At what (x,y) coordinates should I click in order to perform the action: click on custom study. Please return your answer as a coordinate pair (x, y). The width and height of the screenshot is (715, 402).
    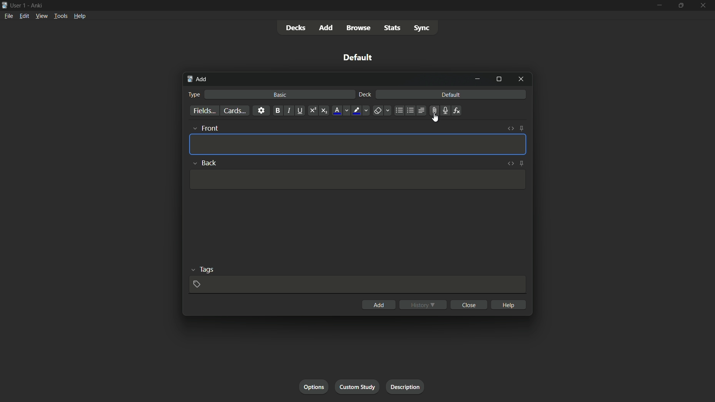
    Looking at the image, I should click on (358, 386).